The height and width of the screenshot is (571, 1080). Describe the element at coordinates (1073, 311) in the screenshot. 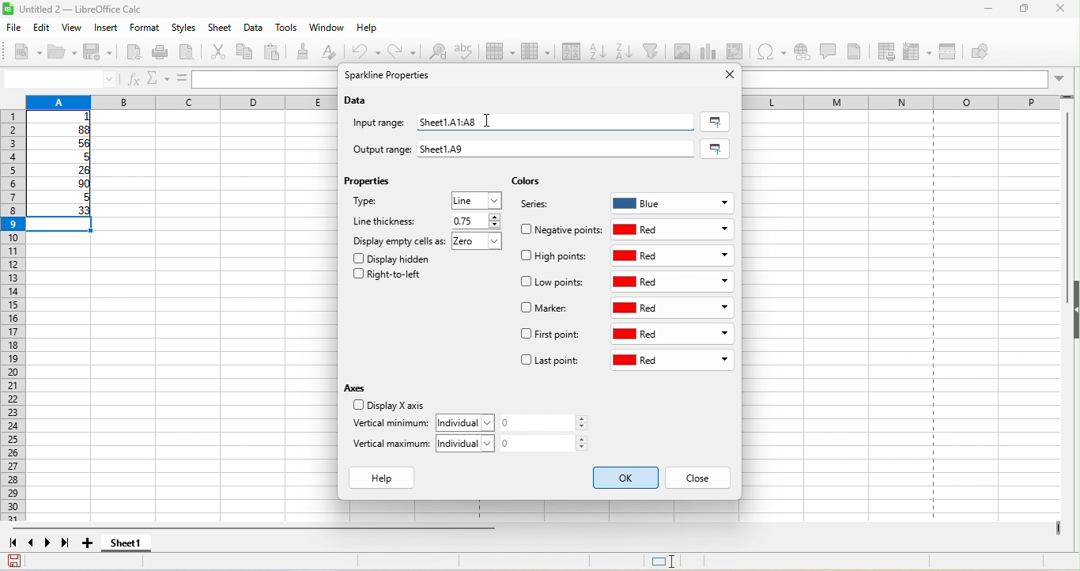

I see `hide` at that location.